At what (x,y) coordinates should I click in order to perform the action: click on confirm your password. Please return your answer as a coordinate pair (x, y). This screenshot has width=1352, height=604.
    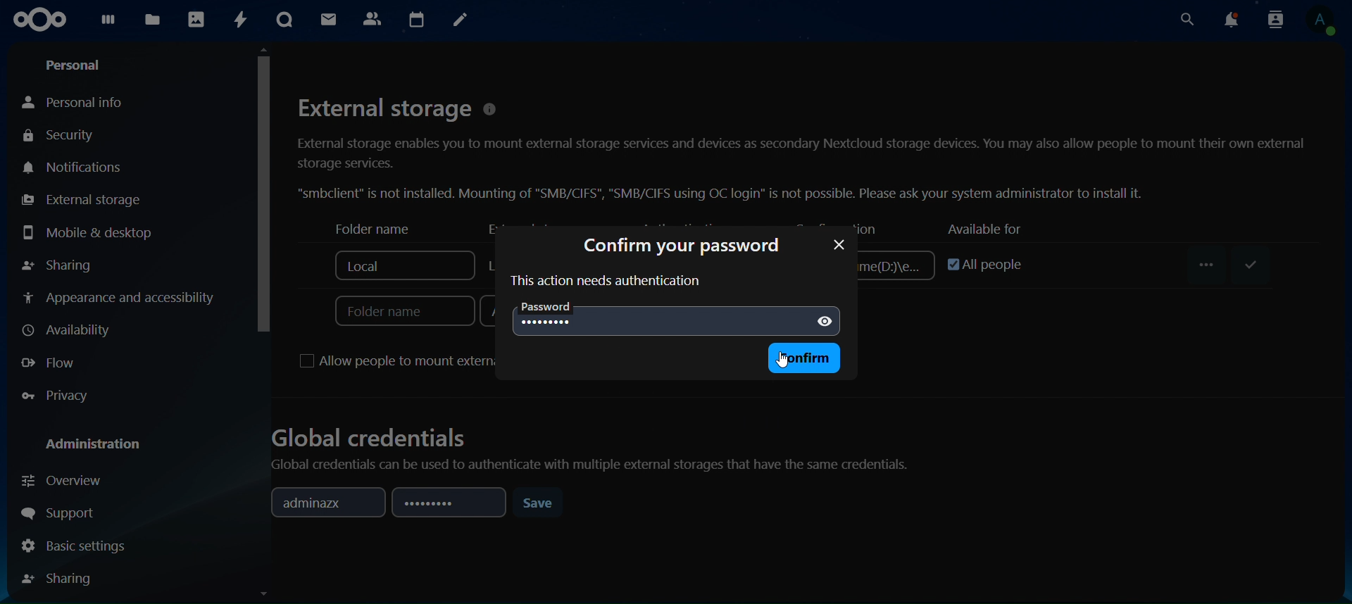
    Looking at the image, I should click on (681, 247).